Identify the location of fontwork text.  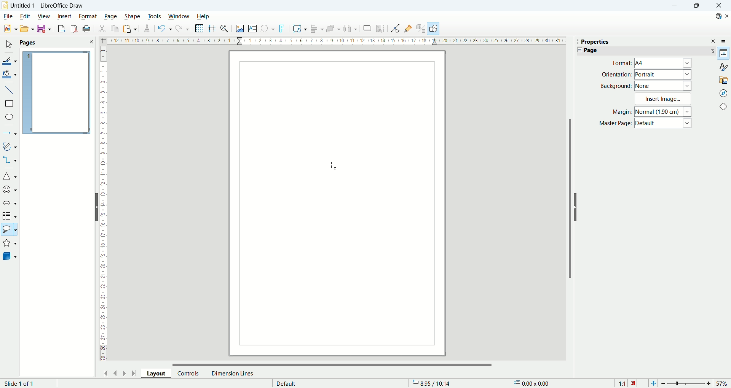
(299, 29).